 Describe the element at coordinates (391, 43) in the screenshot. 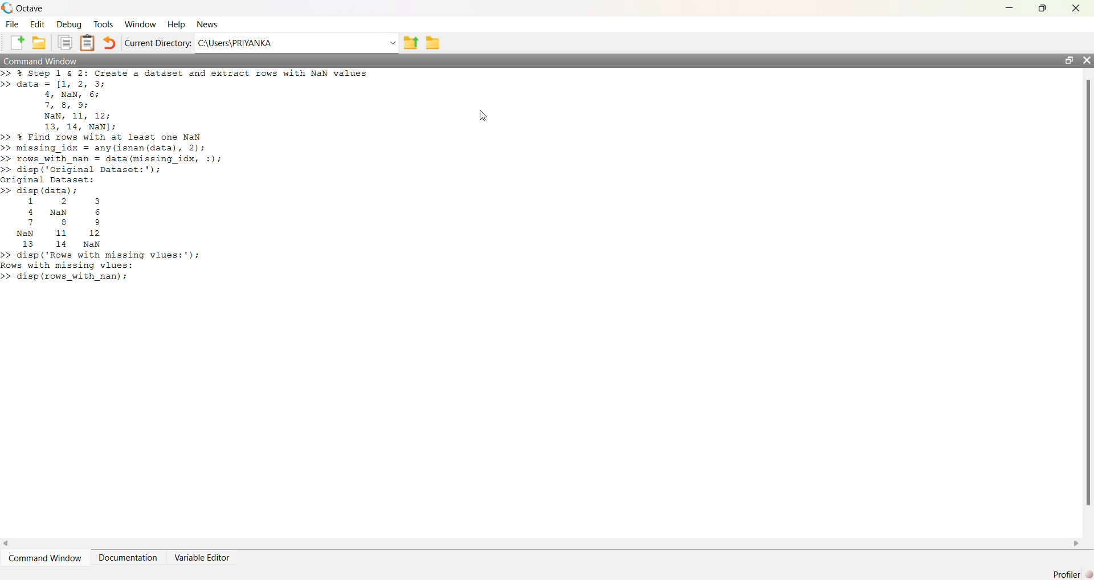

I see `dropdown` at that location.